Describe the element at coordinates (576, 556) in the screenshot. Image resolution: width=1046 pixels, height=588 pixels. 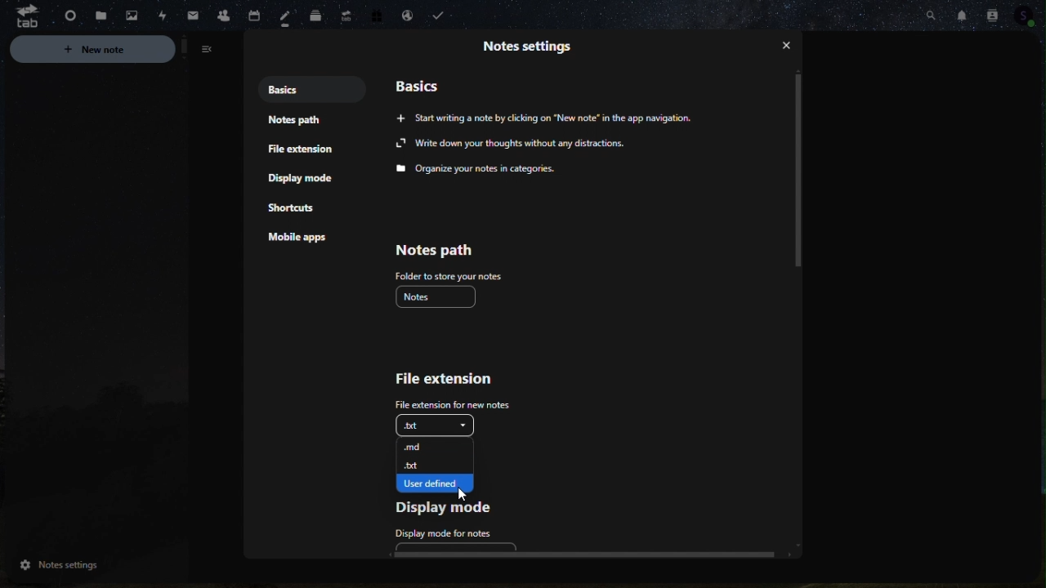
I see `horizontal scroll bar` at that location.